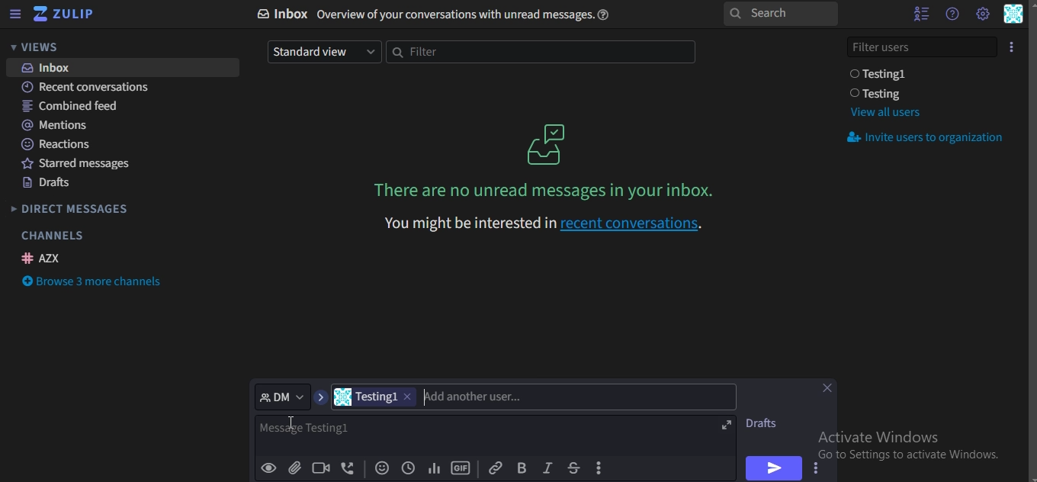 The image size is (1037, 482). What do you see at coordinates (819, 468) in the screenshot?
I see `` at bounding box center [819, 468].